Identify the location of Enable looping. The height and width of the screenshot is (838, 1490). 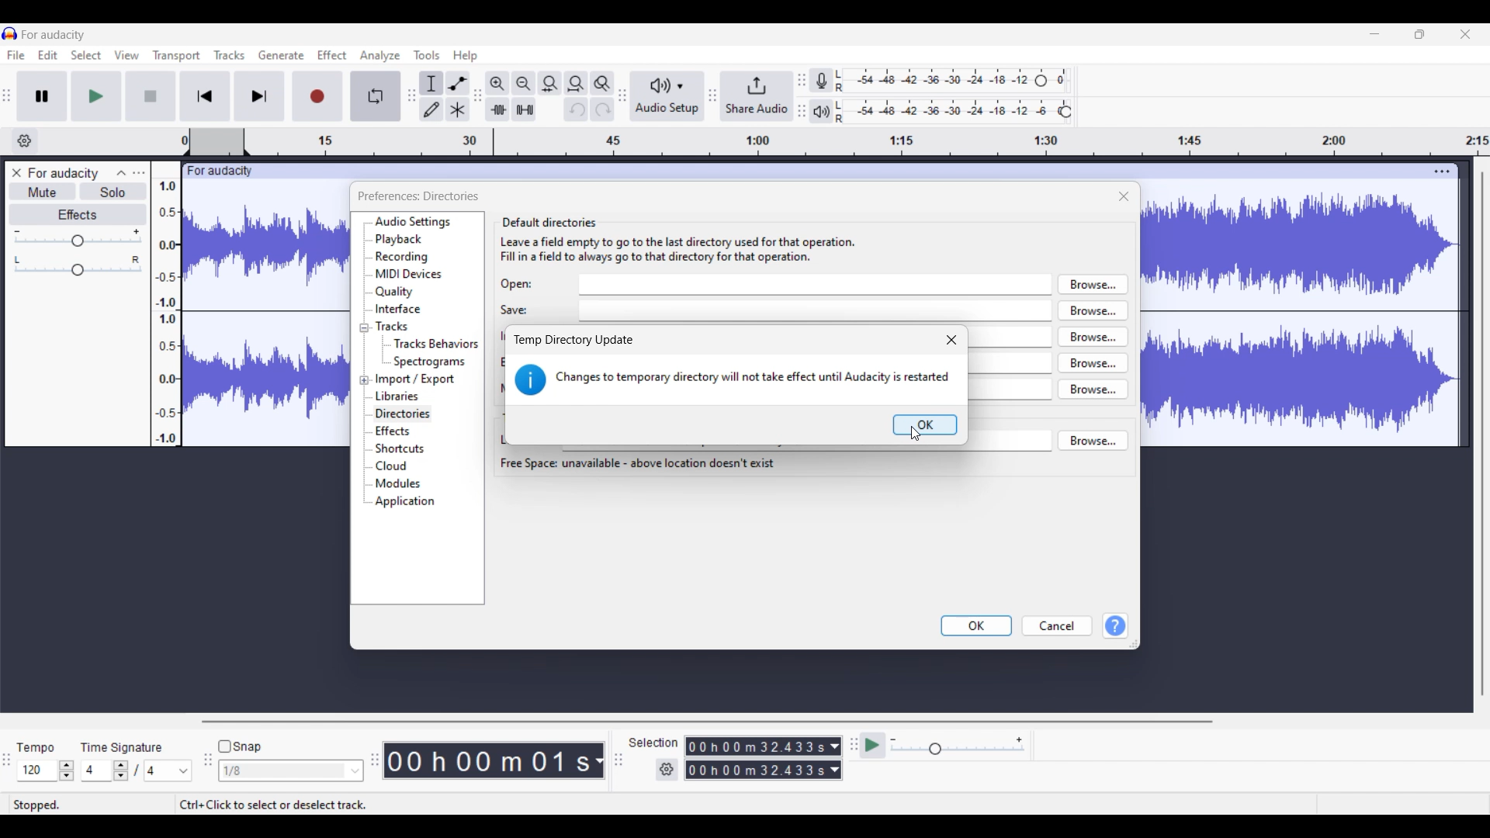
(376, 95).